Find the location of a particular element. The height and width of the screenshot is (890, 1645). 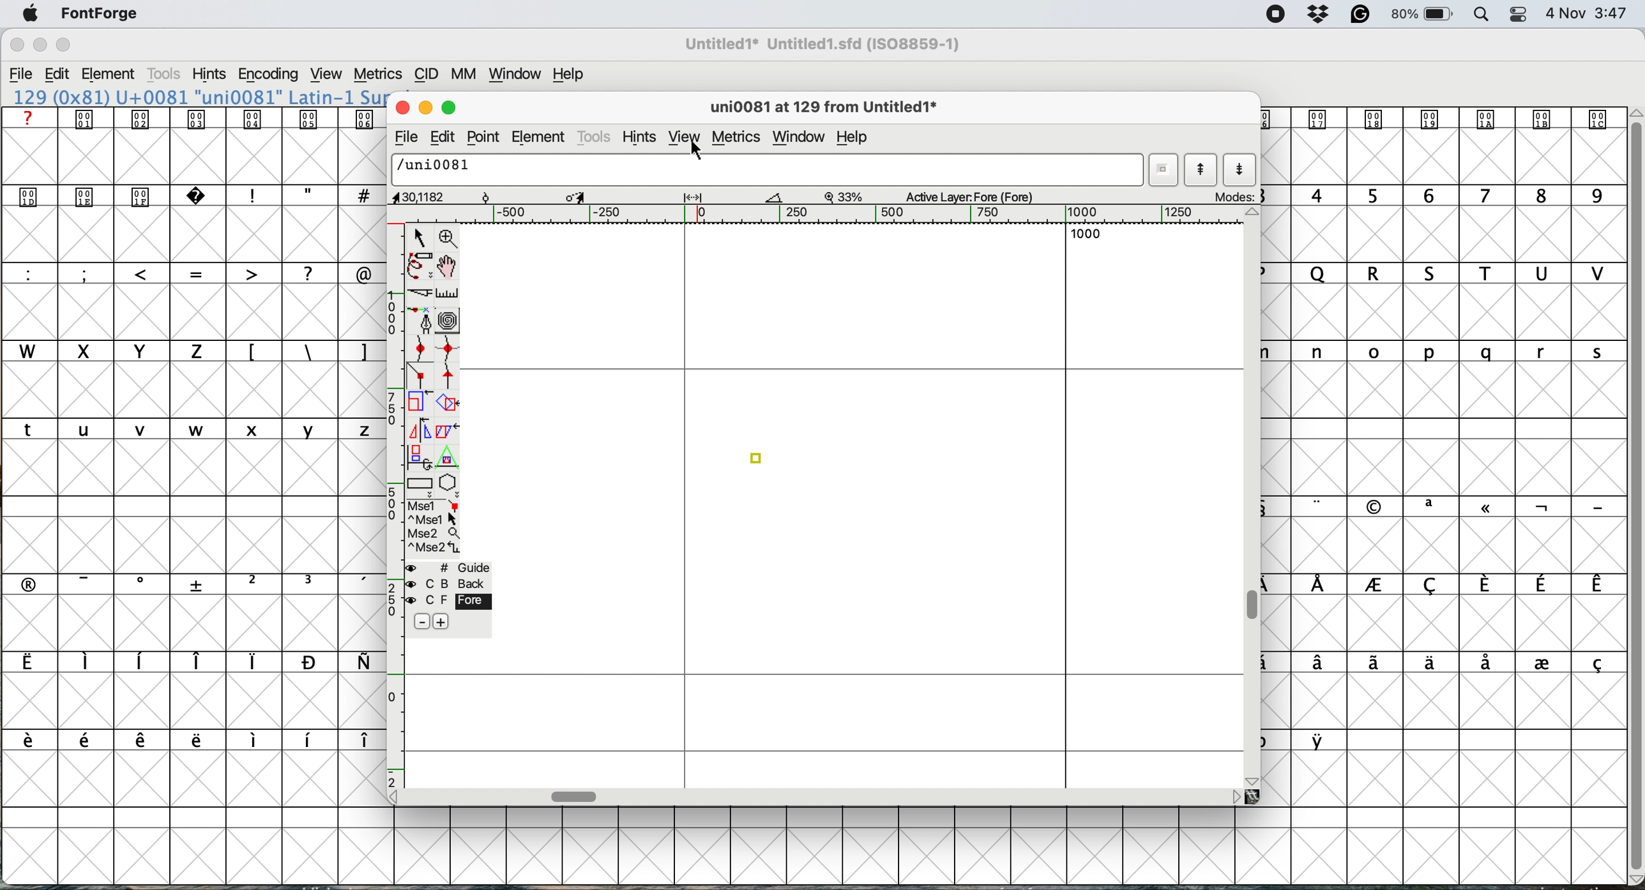

connector point is located at coordinates (760, 457).